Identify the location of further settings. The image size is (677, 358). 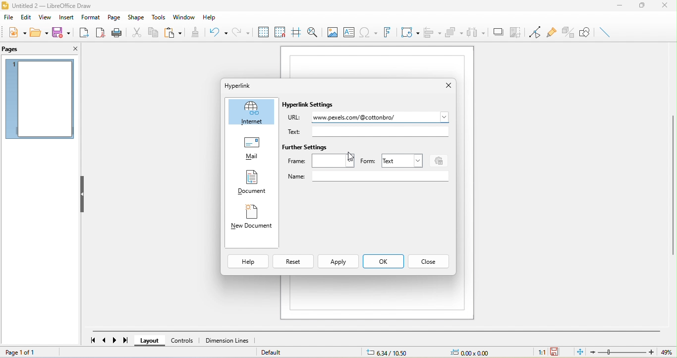
(307, 147).